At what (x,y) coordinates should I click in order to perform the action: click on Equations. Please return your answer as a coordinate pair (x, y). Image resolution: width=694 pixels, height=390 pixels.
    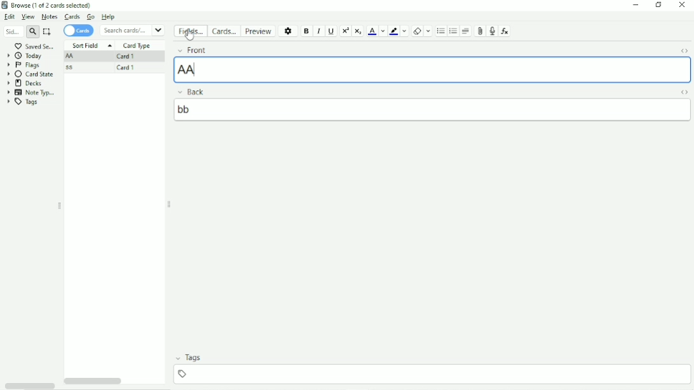
    Looking at the image, I should click on (505, 30).